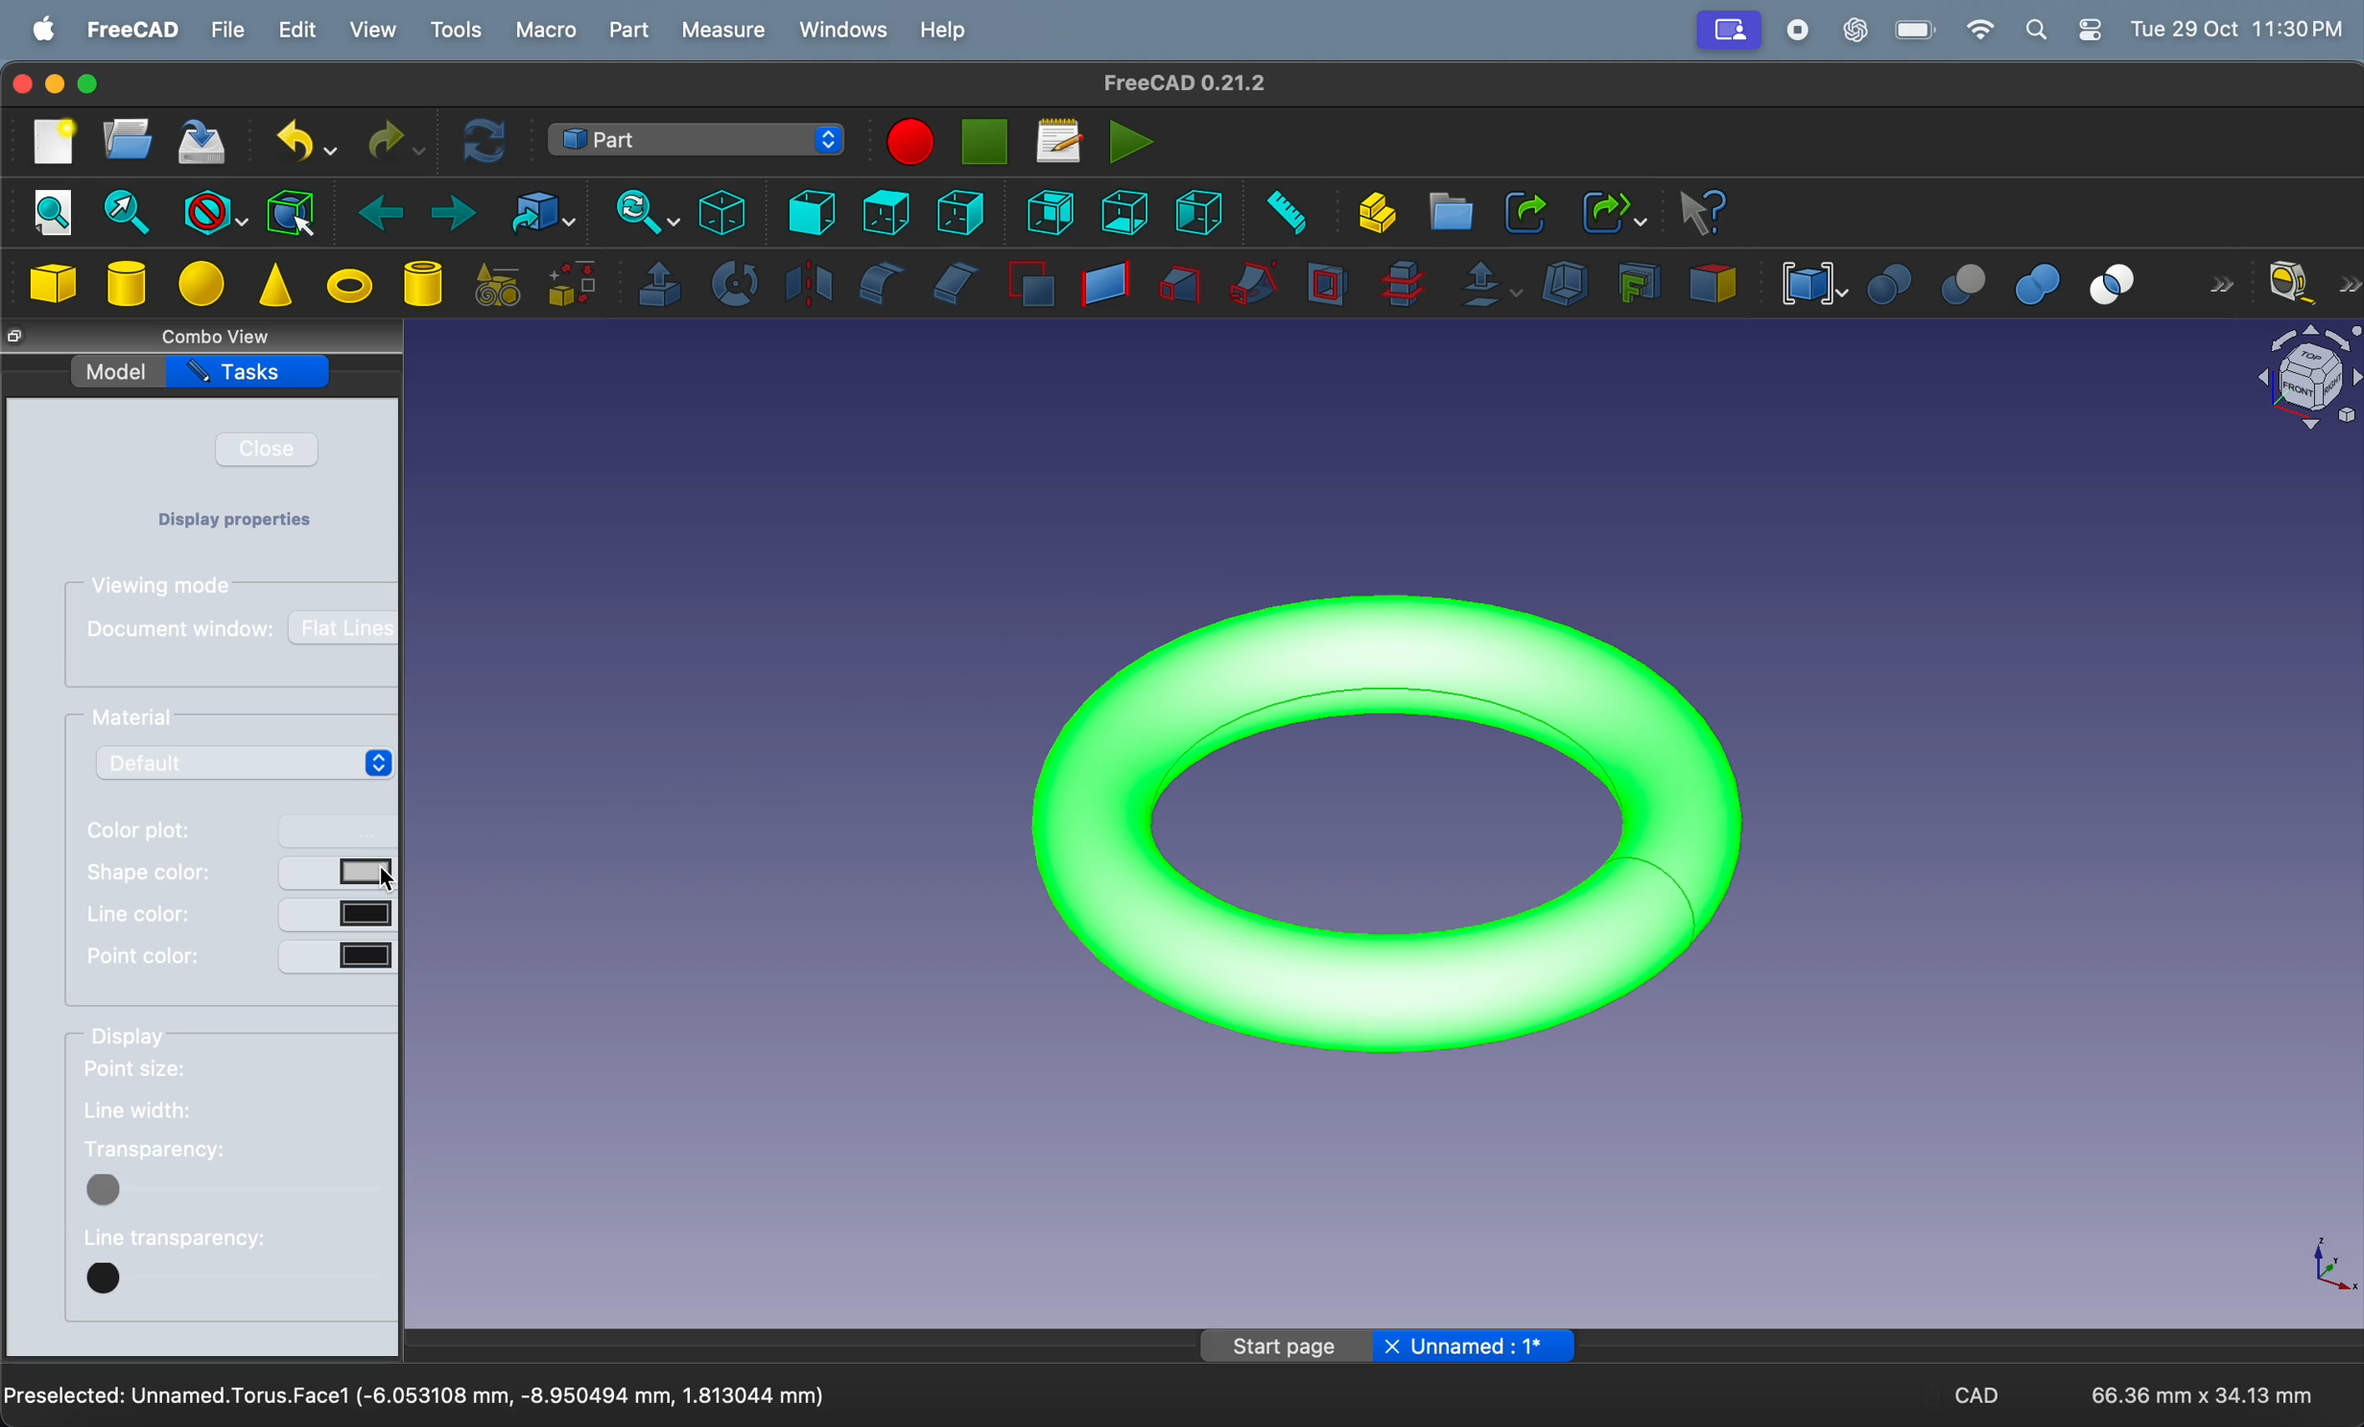  What do you see at coordinates (2041, 30) in the screenshot?
I see `apple widgets` at bounding box center [2041, 30].